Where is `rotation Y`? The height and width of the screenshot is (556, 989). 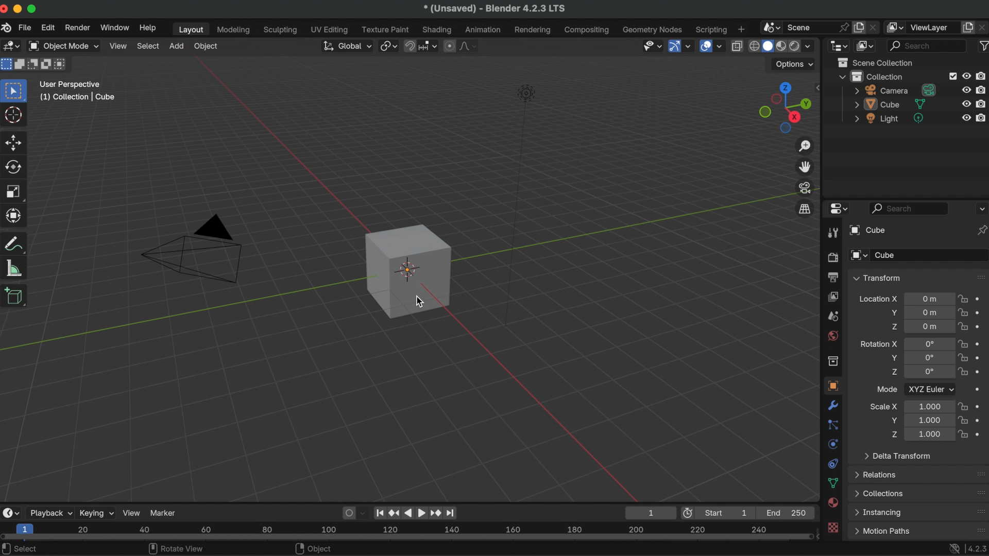
rotation Y is located at coordinates (893, 358).